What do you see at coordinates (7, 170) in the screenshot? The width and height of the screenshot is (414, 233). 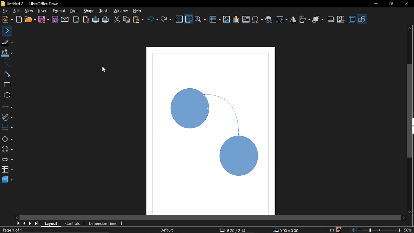 I see `FLowchart` at bounding box center [7, 170].